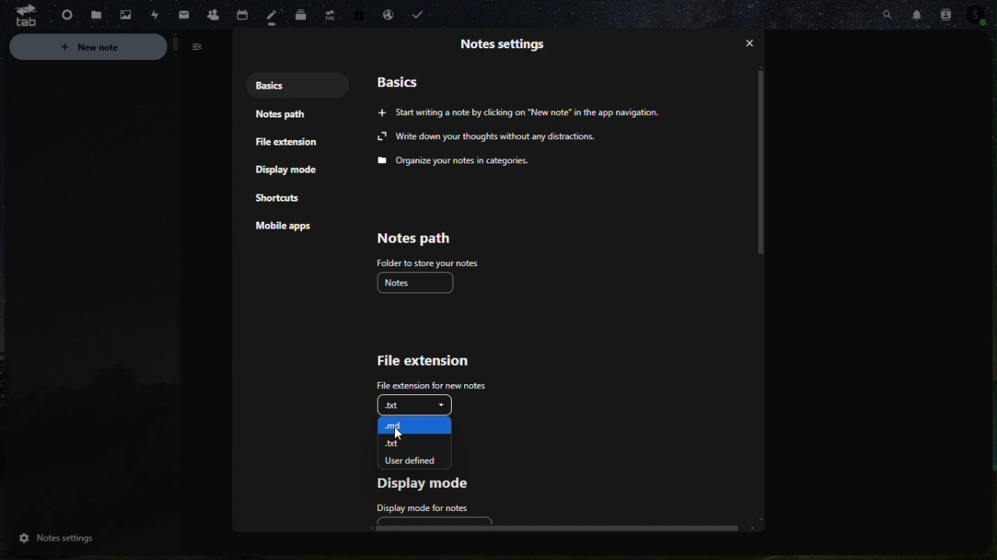 The image size is (997, 560). What do you see at coordinates (417, 282) in the screenshot?
I see `notes` at bounding box center [417, 282].